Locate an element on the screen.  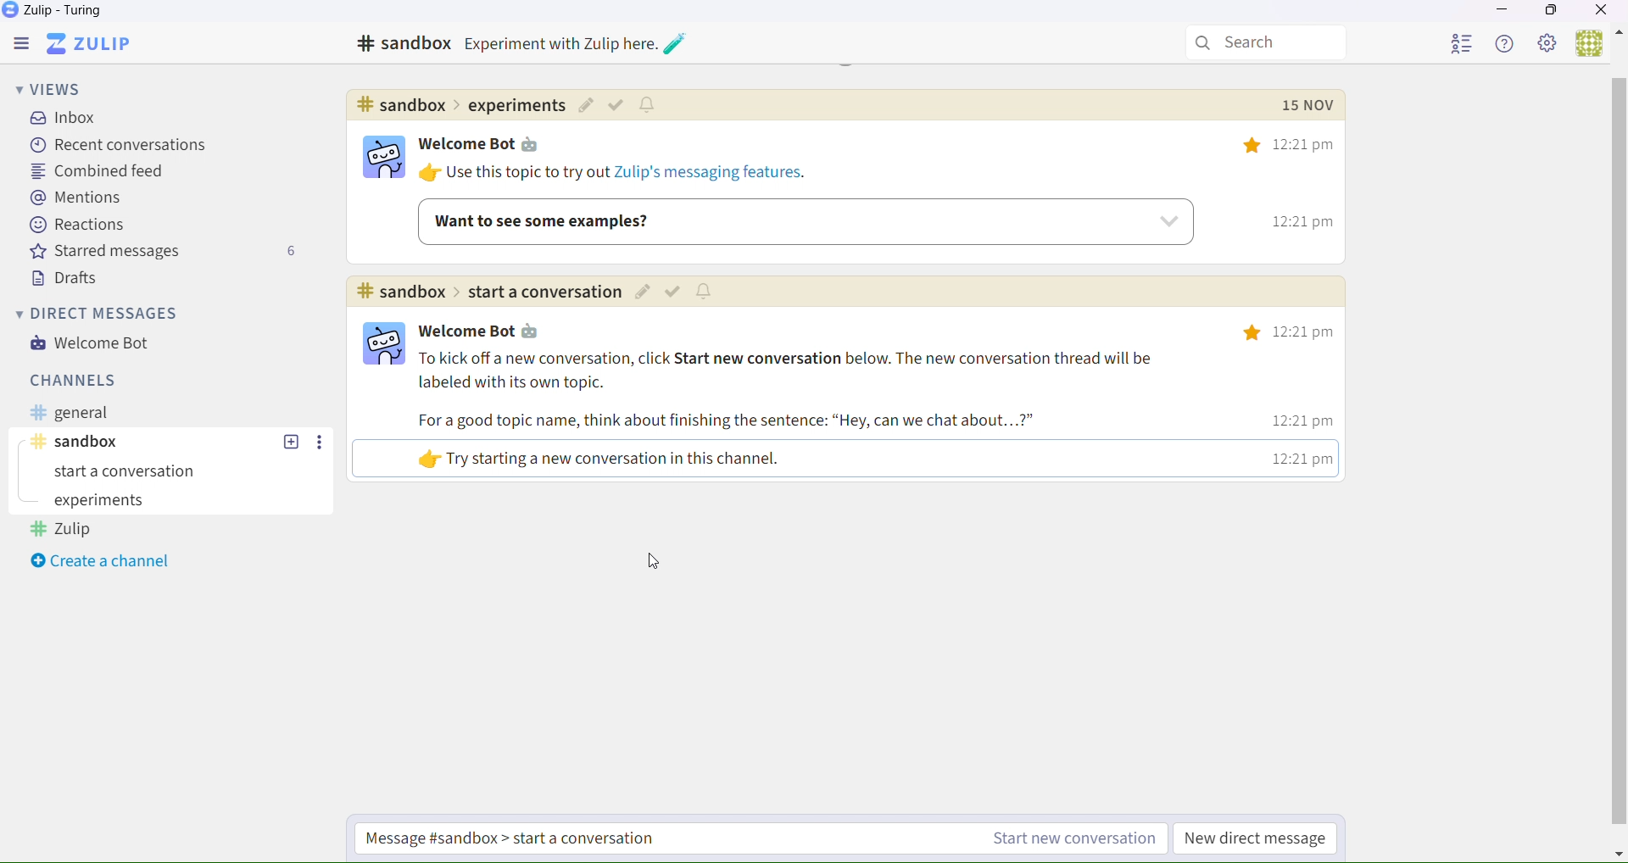
Zulip is located at coordinates (99, 42).